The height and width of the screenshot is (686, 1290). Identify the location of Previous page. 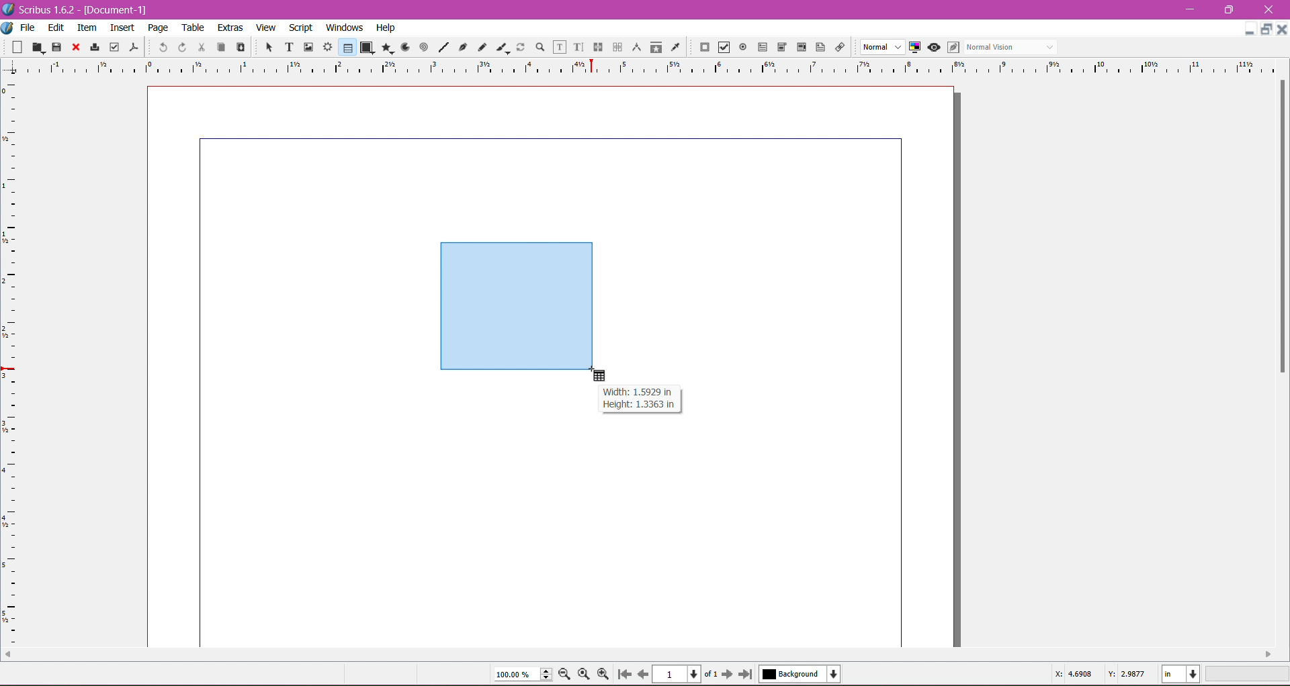
(642, 673).